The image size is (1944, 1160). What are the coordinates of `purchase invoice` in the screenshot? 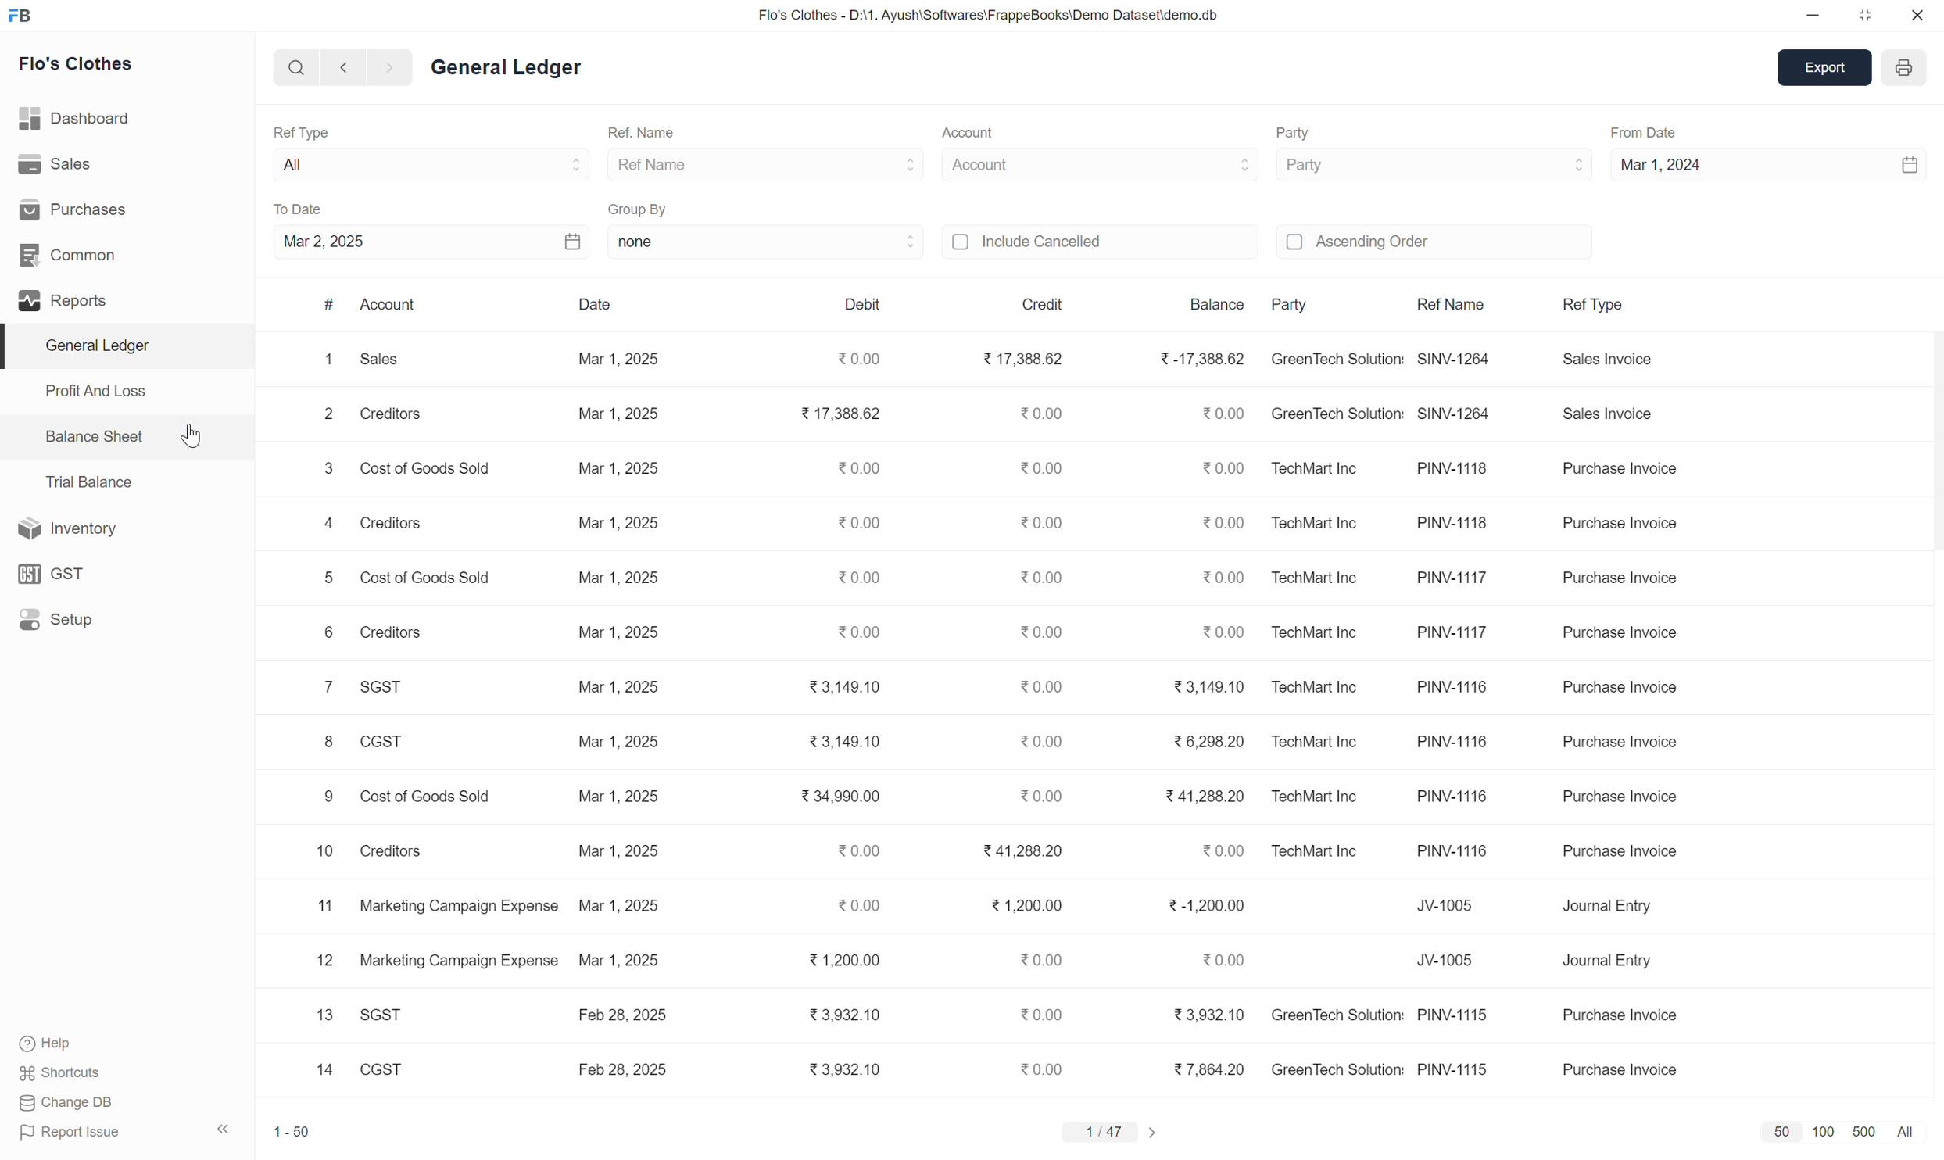 It's located at (1625, 1015).